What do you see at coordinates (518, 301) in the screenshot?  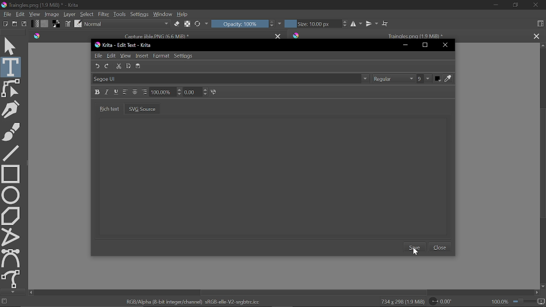 I see `100.0%` at bounding box center [518, 301].